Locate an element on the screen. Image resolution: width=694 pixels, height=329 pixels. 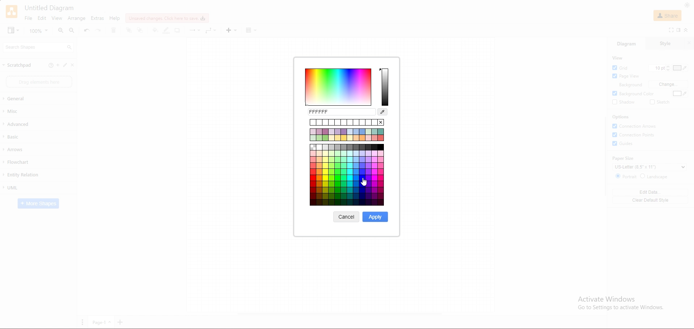
color options is located at coordinates (347, 135).